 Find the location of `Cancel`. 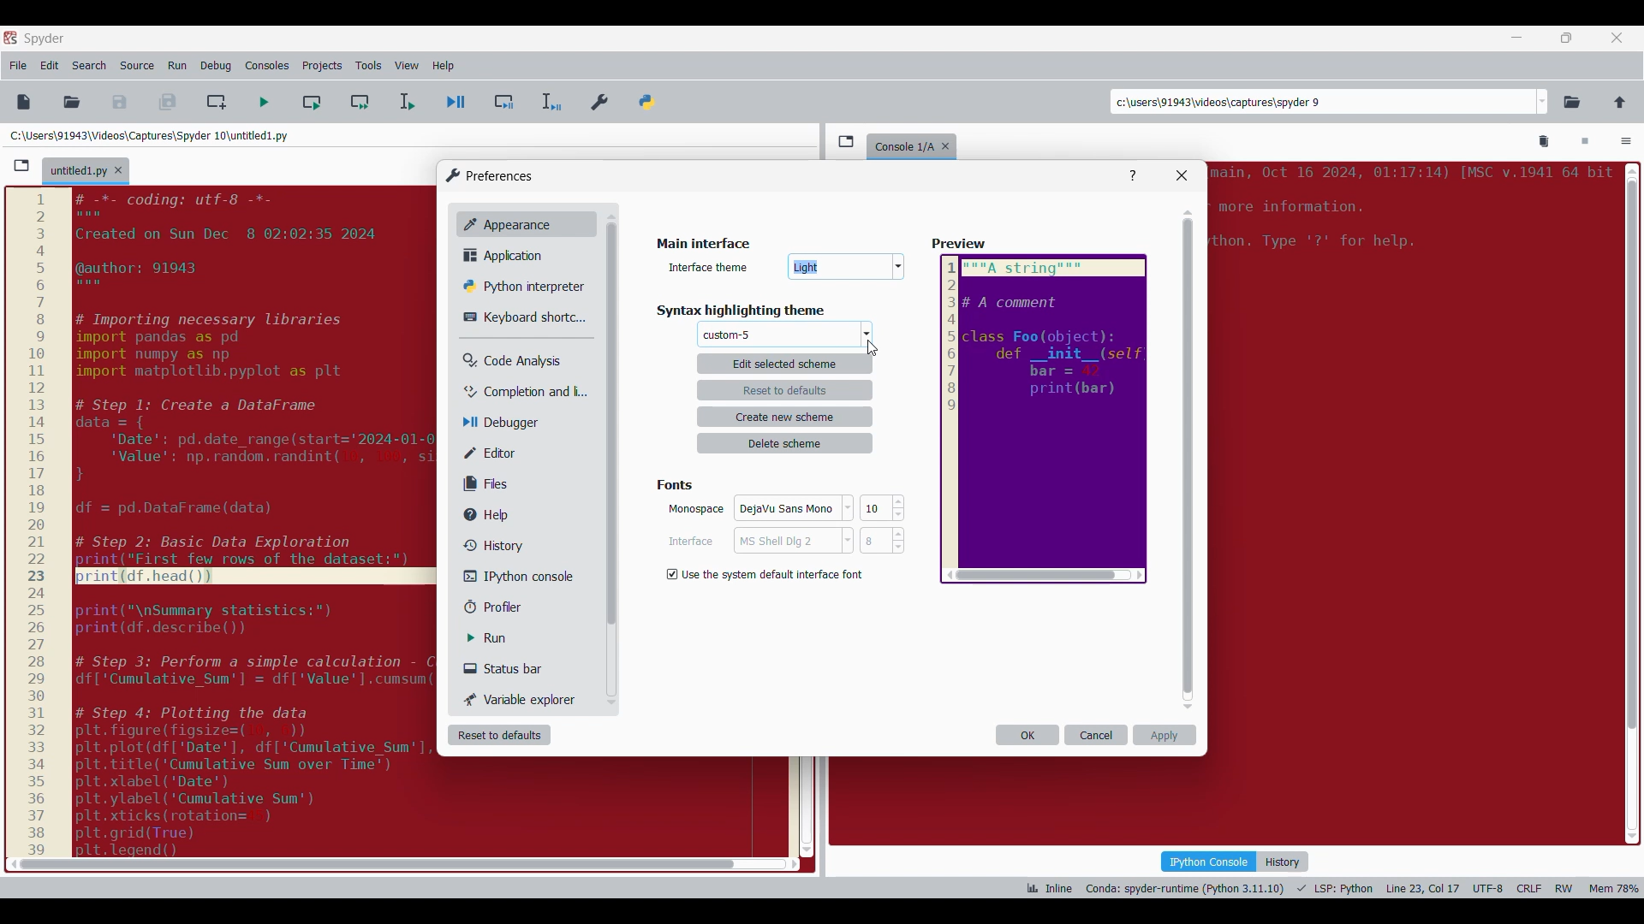

Cancel is located at coordinates (784, 543).